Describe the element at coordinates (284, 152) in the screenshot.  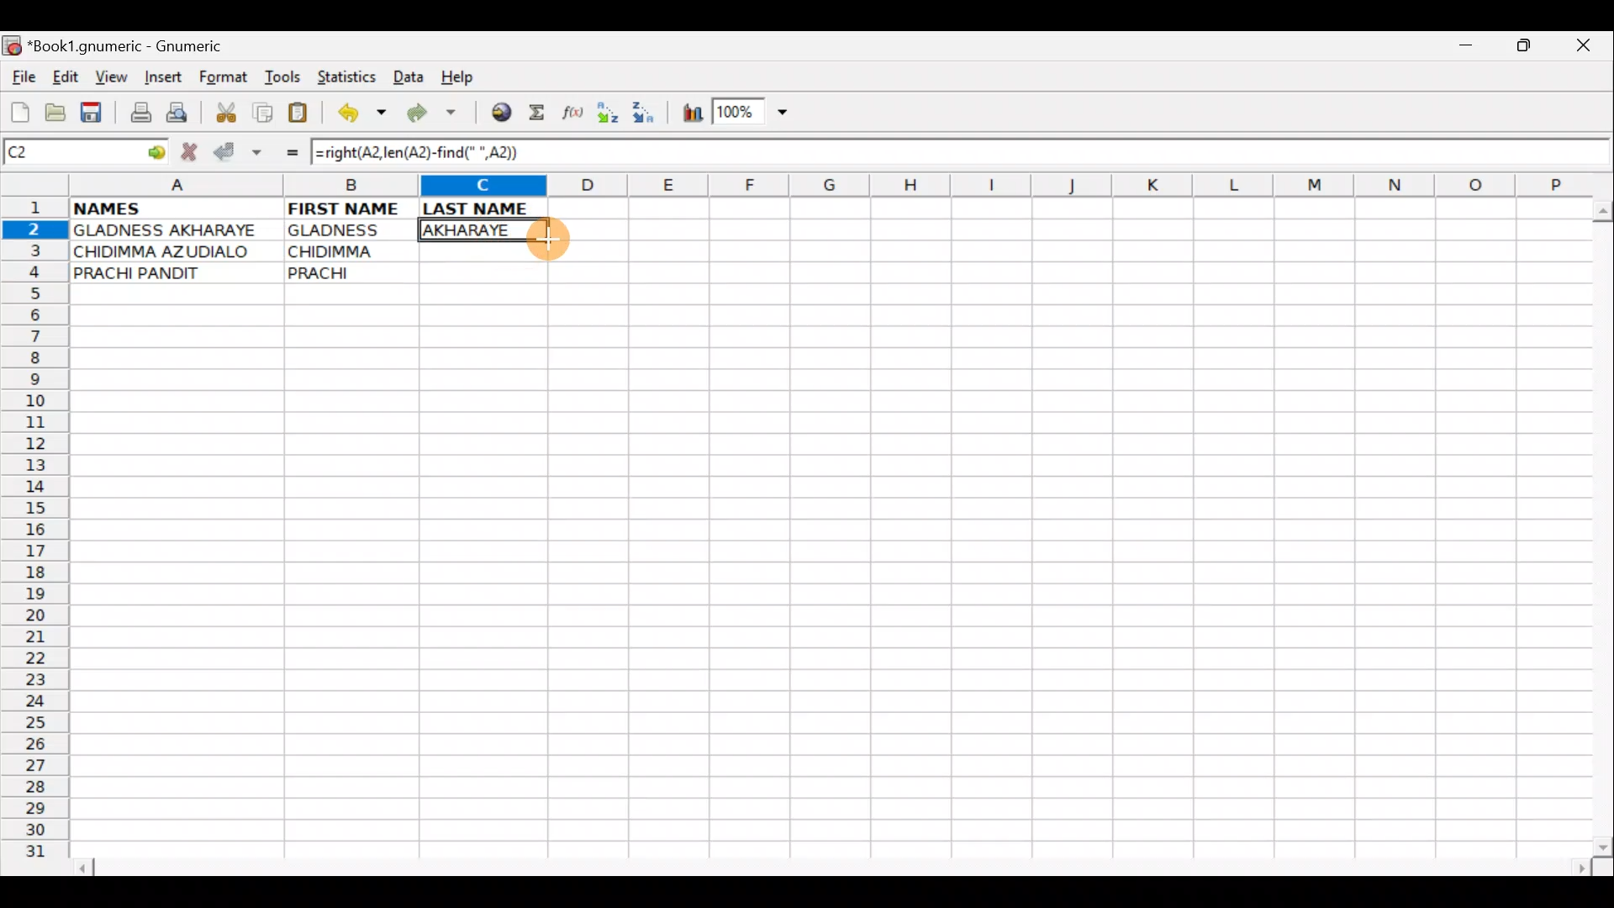
I see `Enter formula` at that location.